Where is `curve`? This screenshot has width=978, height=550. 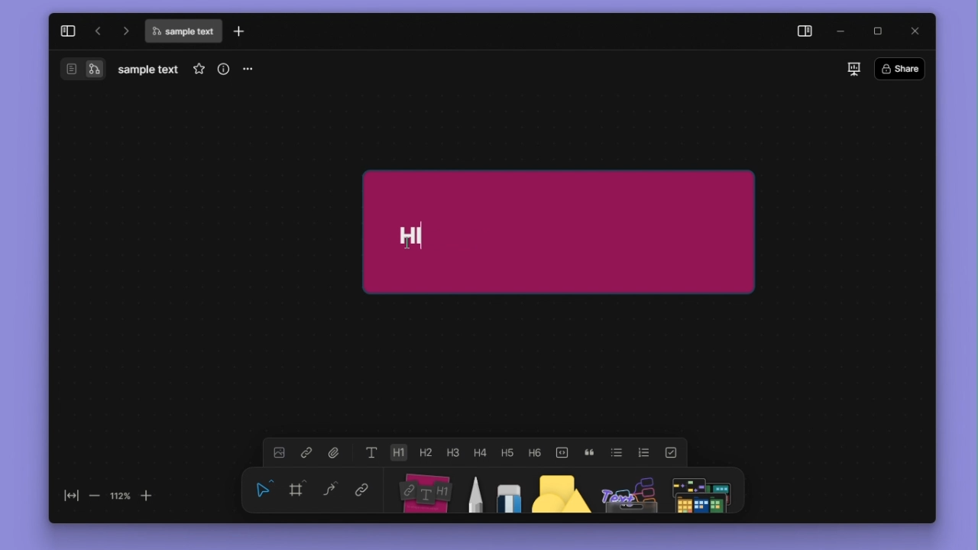 curve is located at coordinates (330, 488).